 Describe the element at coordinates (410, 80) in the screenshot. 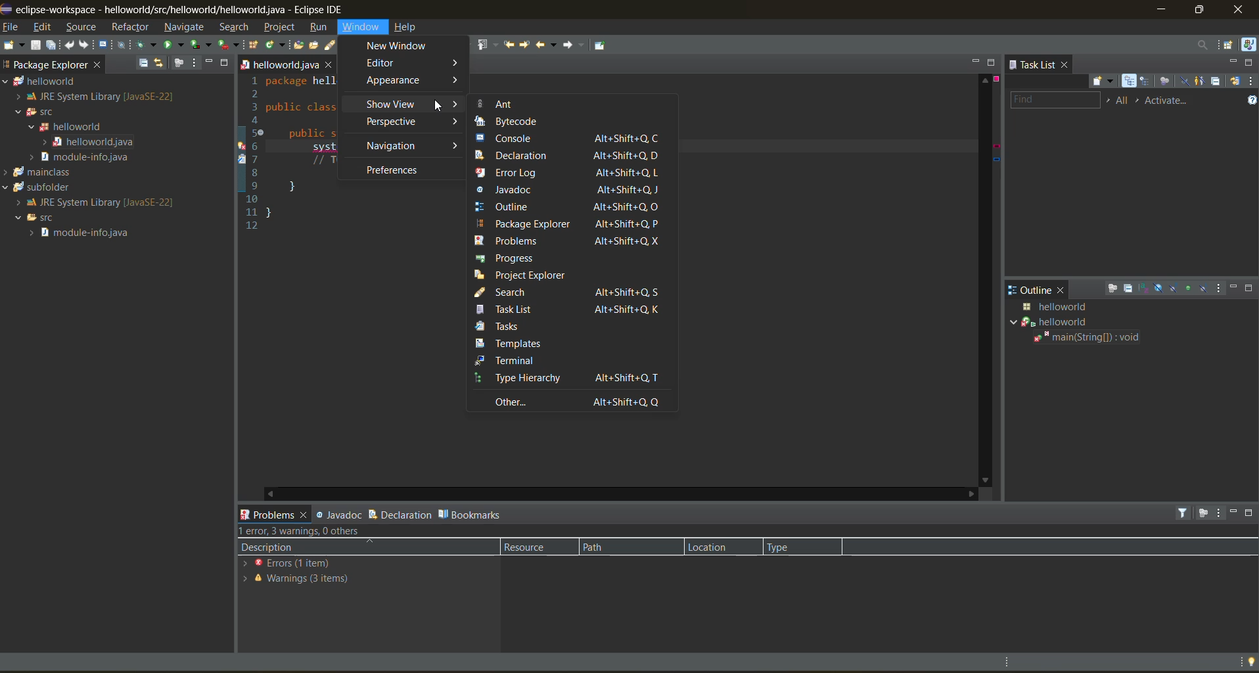

I see `appearance` at that location.